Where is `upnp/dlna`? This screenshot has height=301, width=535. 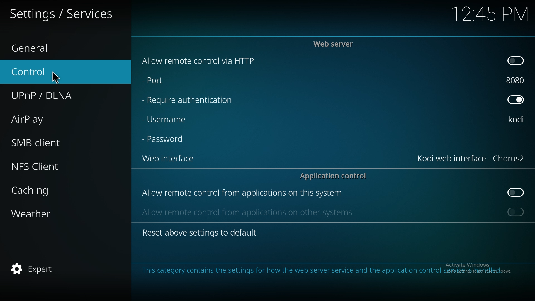
upnp/dlna is located at coordinates (57, 93).